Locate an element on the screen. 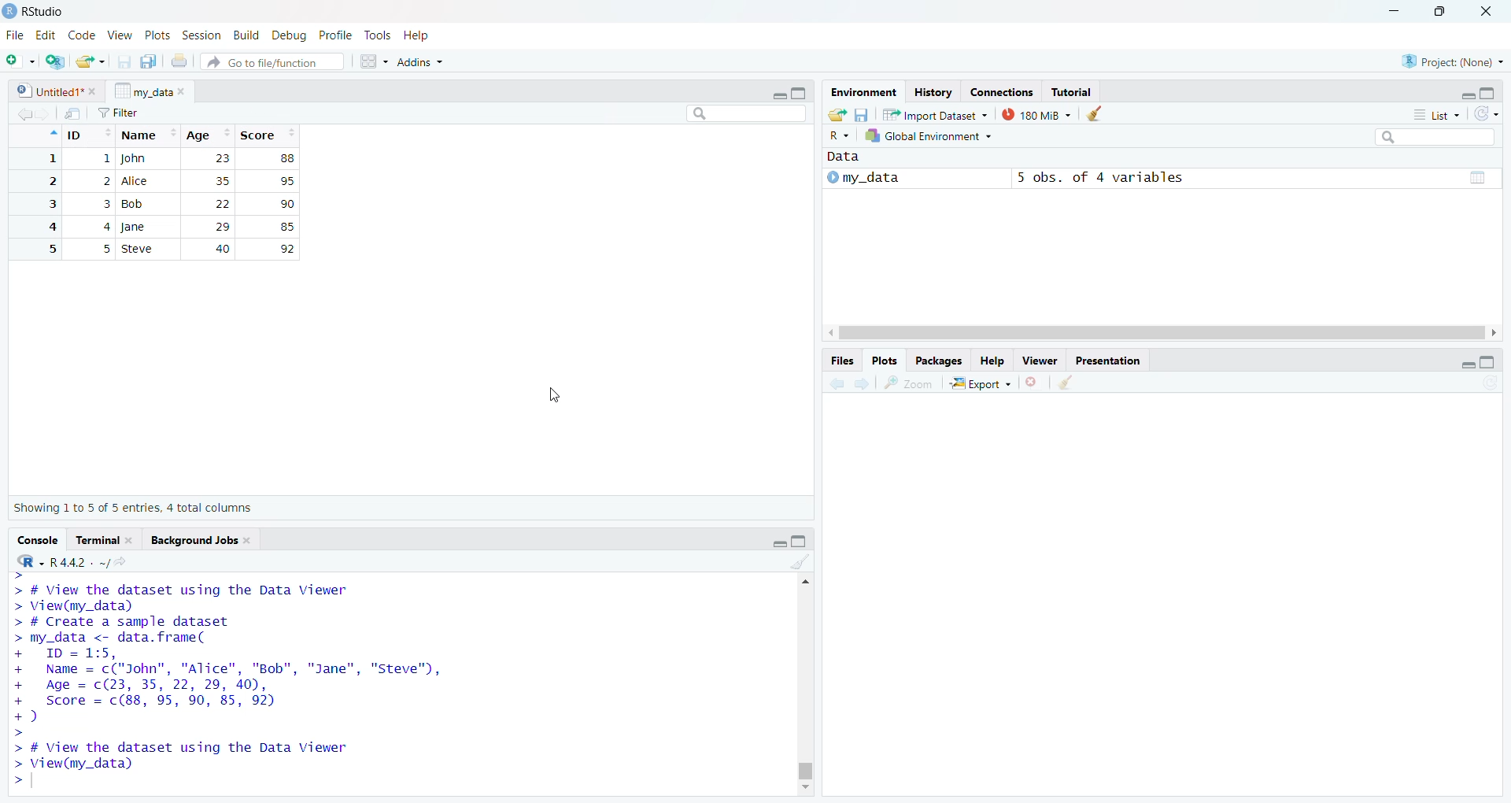 Image resolution: width=1511 pixels, height=803 pixels. Source on save is located at coordinates (161, 115).